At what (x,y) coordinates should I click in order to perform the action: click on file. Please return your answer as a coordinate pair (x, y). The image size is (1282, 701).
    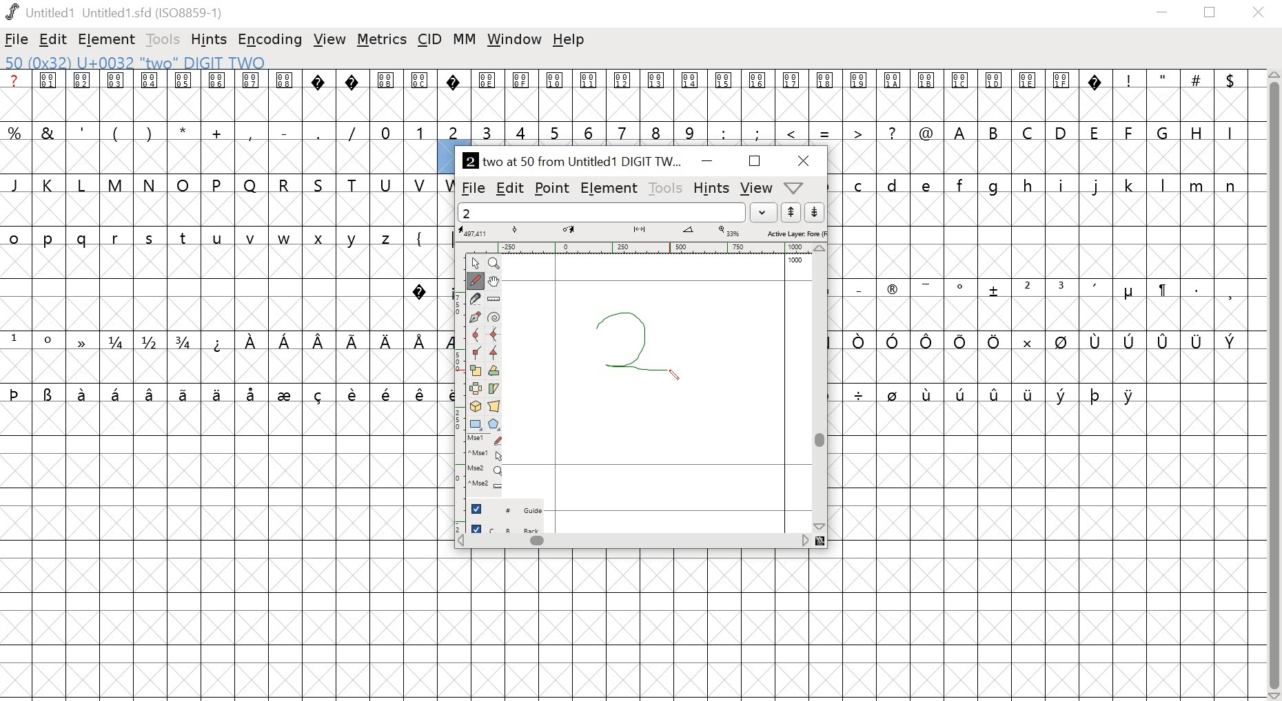
    Looking at the image, I should click on (18, 39).